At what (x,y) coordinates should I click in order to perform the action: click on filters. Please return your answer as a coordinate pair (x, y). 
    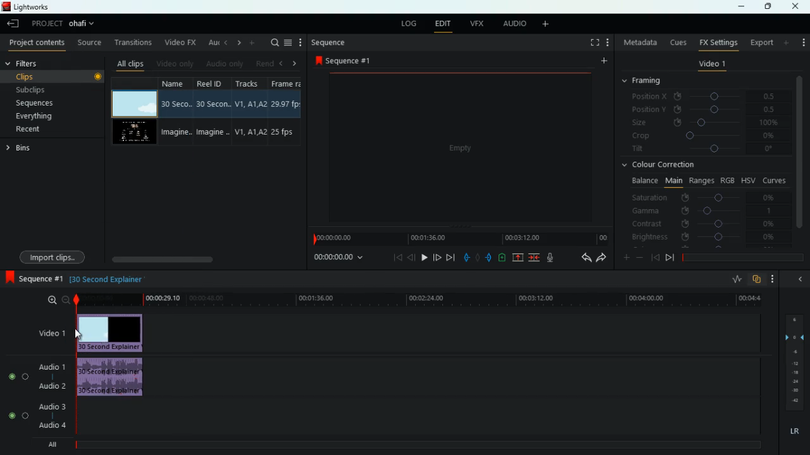
    Looking at the image, I should click on (27, 64).